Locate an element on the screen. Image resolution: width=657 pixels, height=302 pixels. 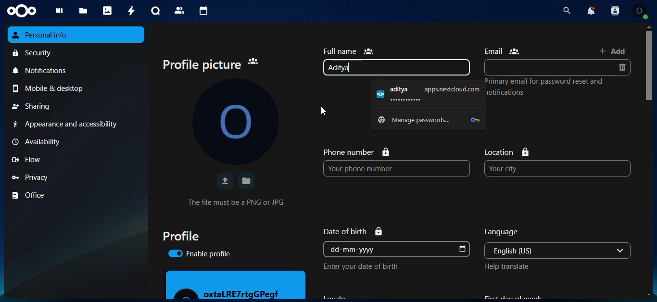
add is located at coordinates (613, 50).